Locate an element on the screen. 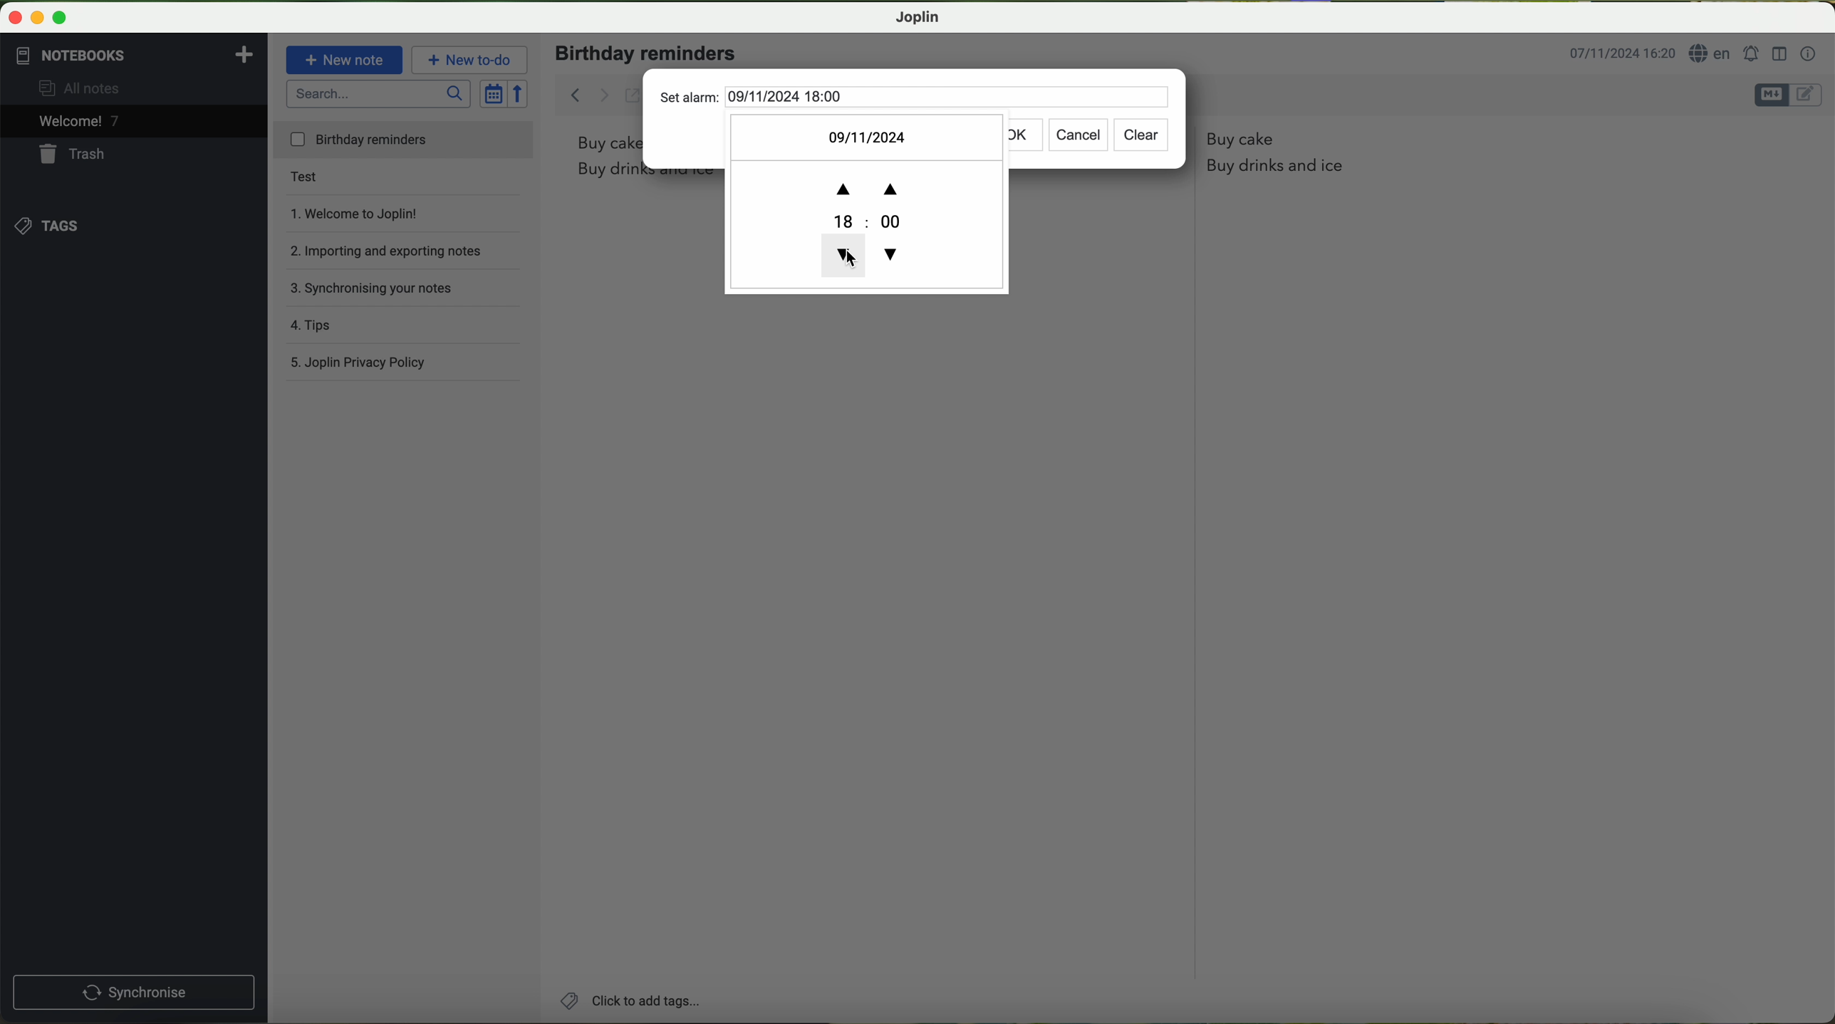 This screenshot has height=1024, width=1835. toggle editor layout is located at coordinates (1775, 52).